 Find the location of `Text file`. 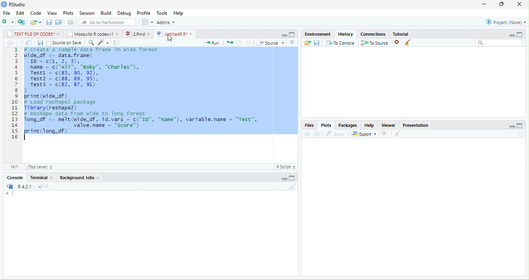

Text file is located at coordinates (285, 166).